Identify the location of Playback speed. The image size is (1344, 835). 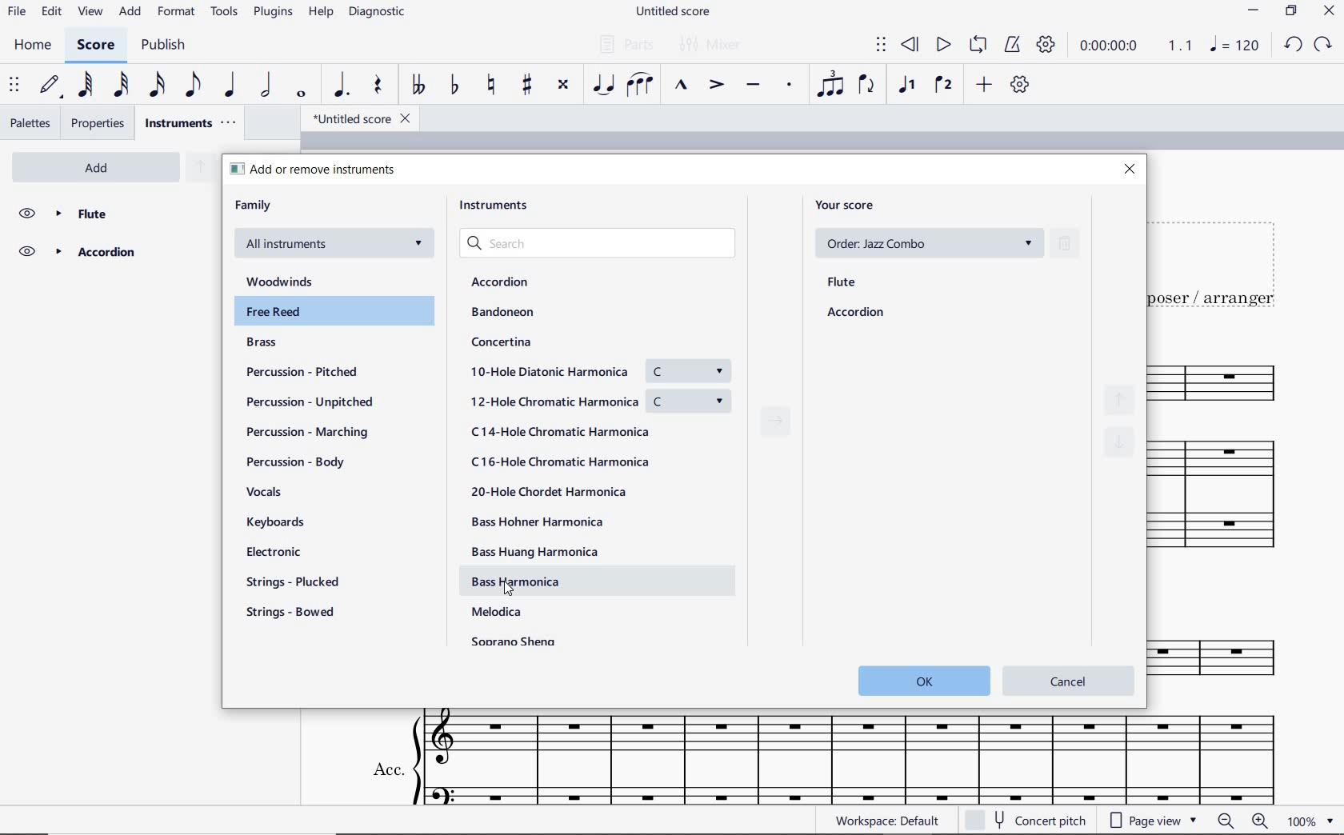
(1182, 45).